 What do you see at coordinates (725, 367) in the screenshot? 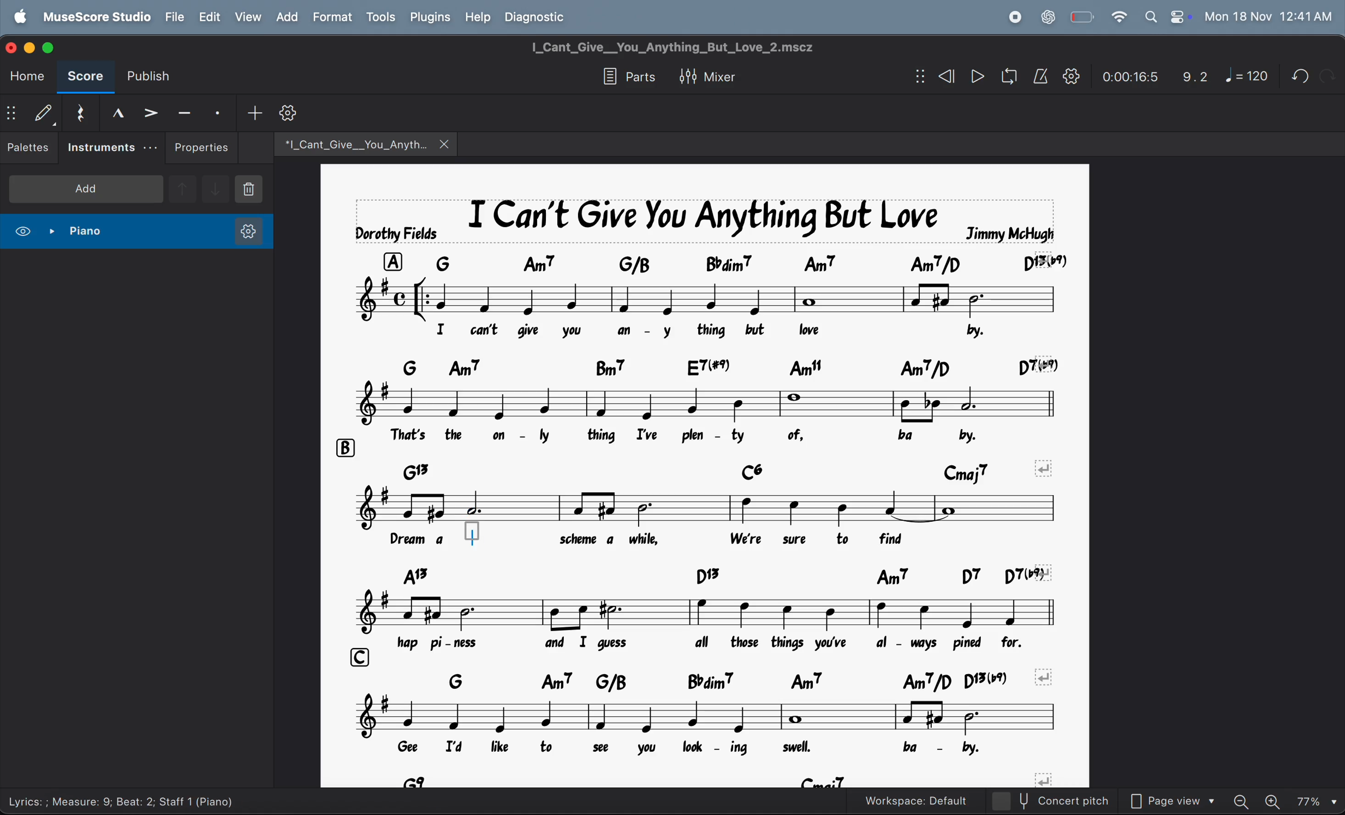
I see `chord symbols` at bounding box center [725, 367].